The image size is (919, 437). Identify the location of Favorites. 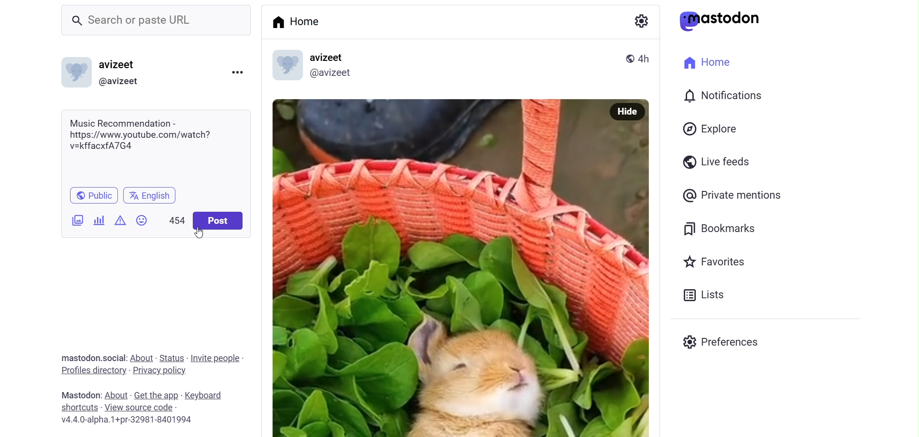
(717, 262).